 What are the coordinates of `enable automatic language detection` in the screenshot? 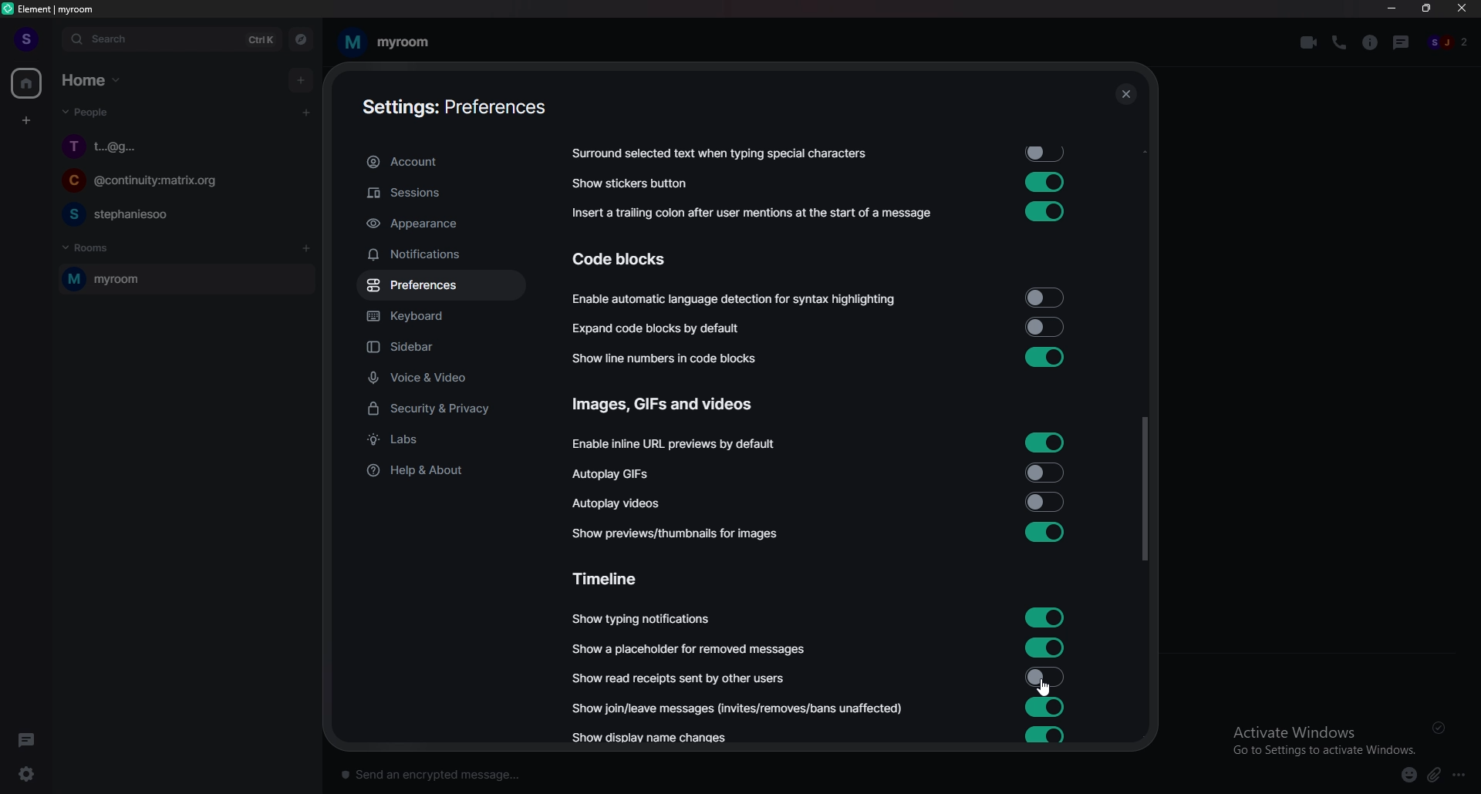 It's located at (736, 301).